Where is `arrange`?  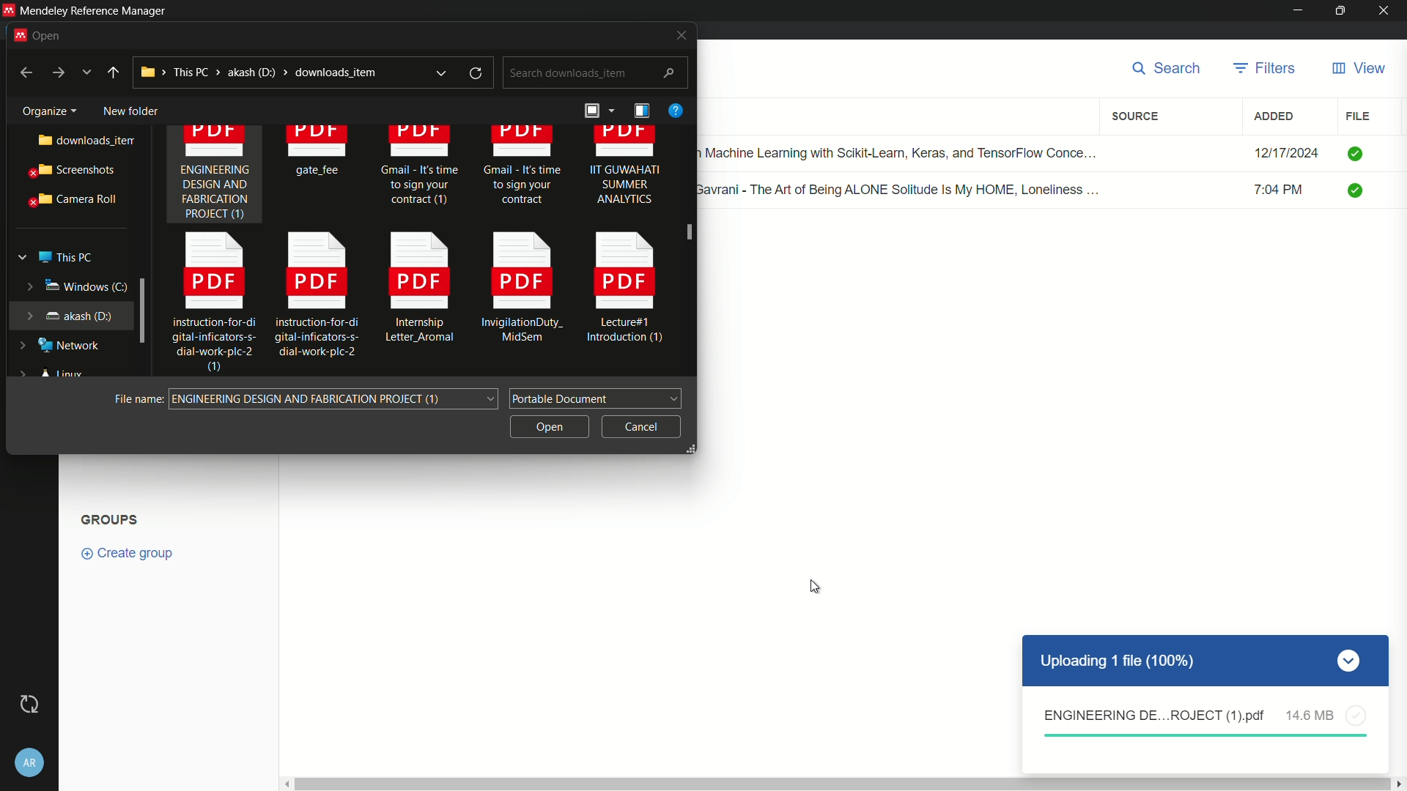
arrange is located at coordinates (597, 113).